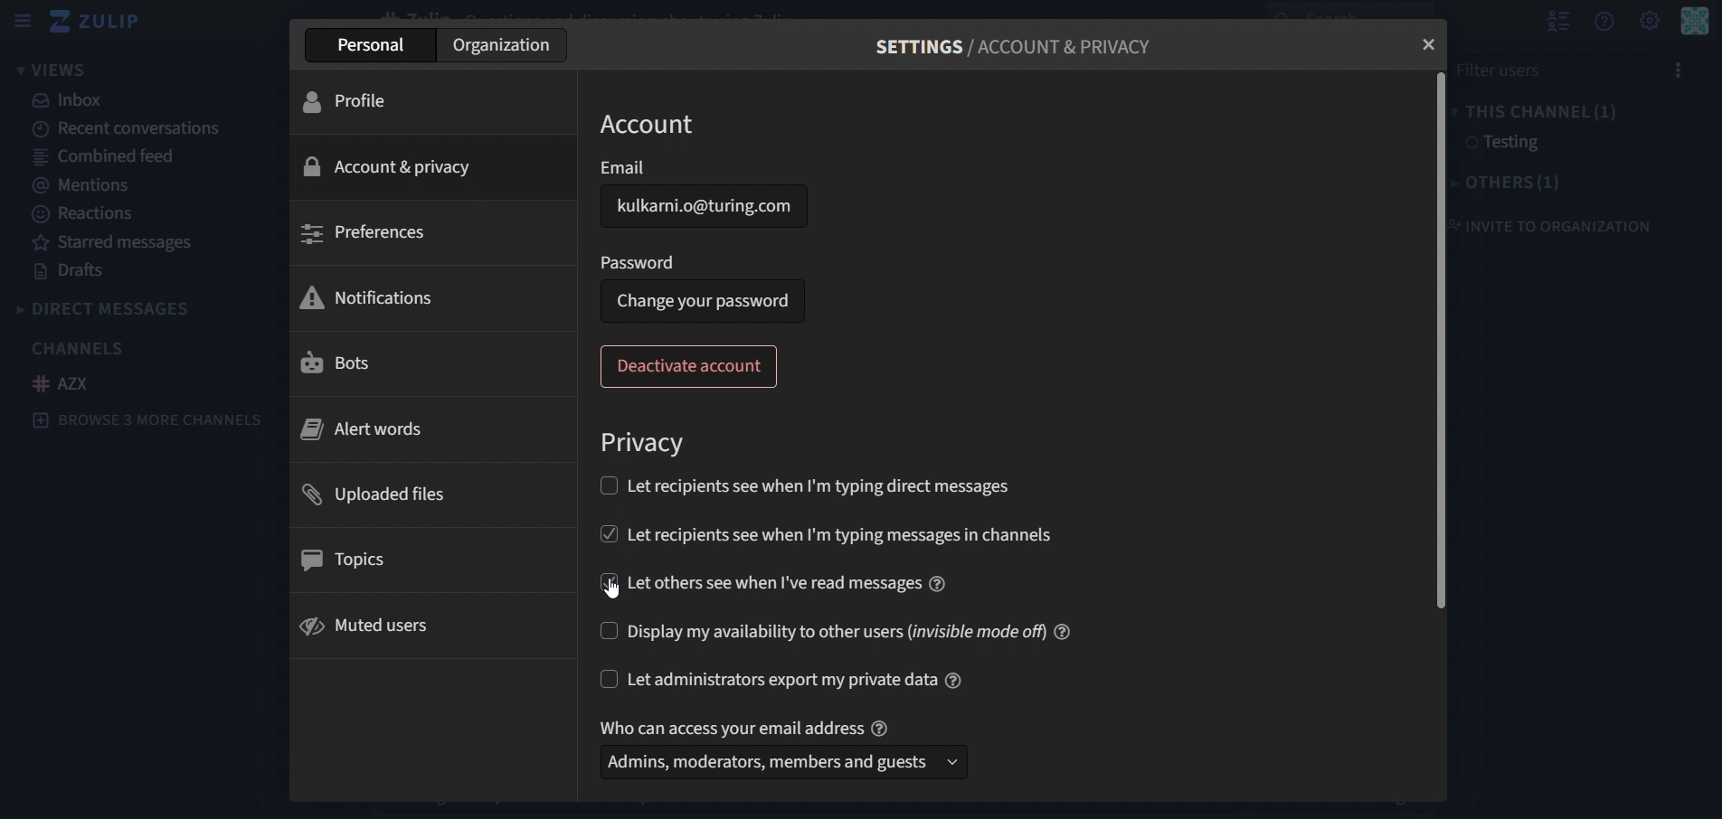 This screenshot has height=819, width=1722. Describe the element at coordinates (1565, 220) in the screenshot. I see `invite to organisation` at that location.